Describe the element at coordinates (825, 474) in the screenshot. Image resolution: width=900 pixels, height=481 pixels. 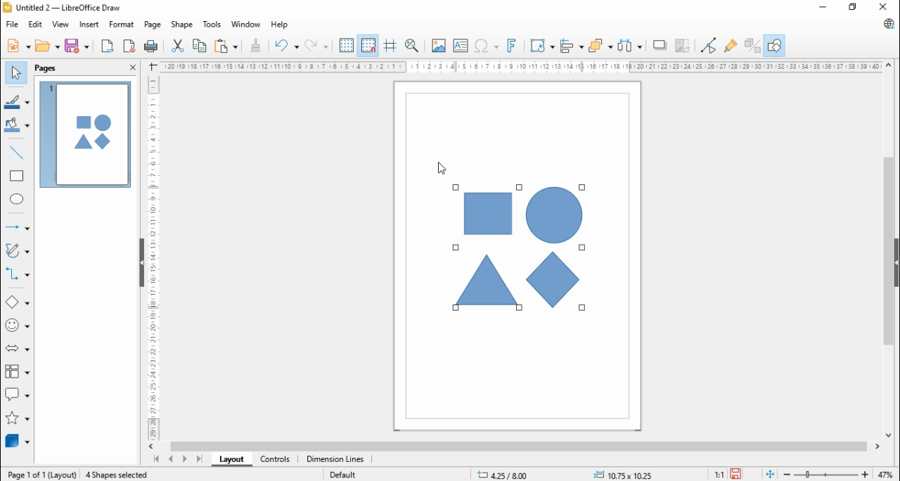
I see `zoom in/zoom out slider` at that location.